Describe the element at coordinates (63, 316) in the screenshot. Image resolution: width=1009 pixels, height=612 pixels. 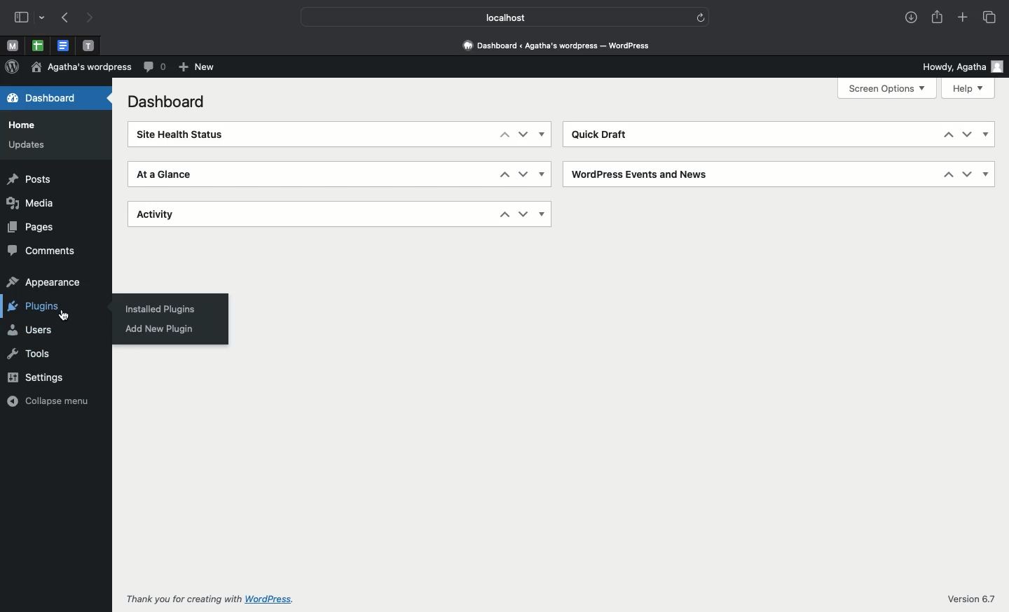
I see `cursor` at that location.